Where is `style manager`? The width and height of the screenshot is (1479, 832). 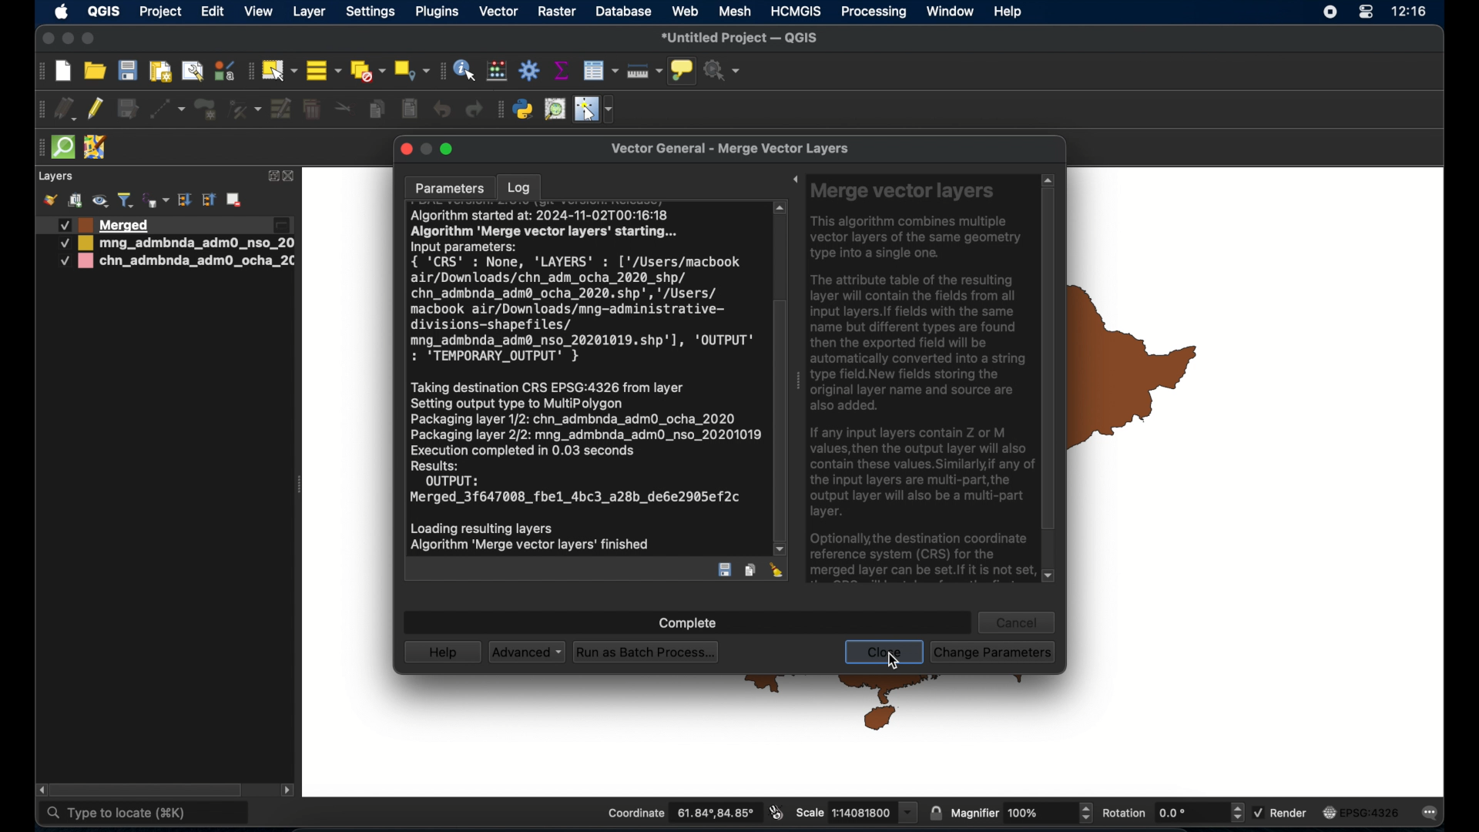 style manager is located at coordinates (223, 70).